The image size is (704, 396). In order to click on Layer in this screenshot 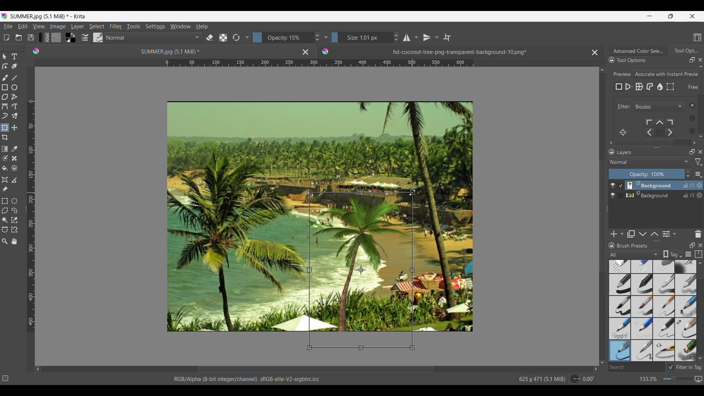, I will do `click(77, 27)`.